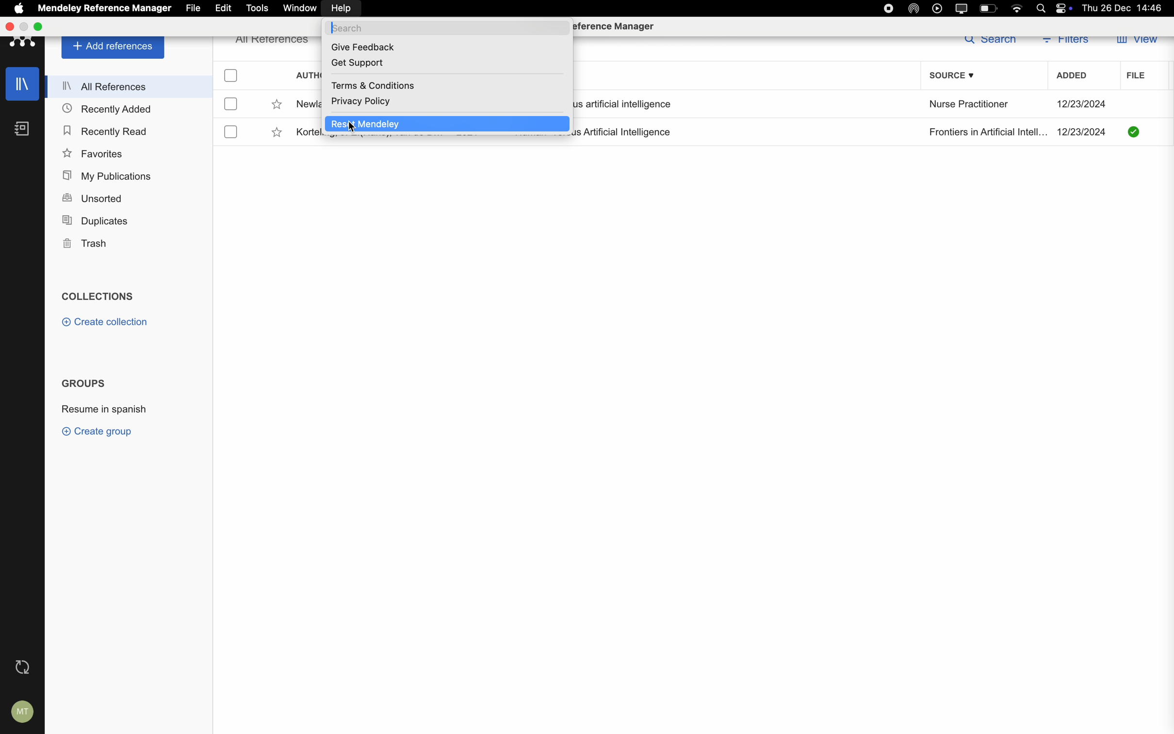  Describe the element at coordinates (98, 296) in the screenshot. I see `collections` at that location.